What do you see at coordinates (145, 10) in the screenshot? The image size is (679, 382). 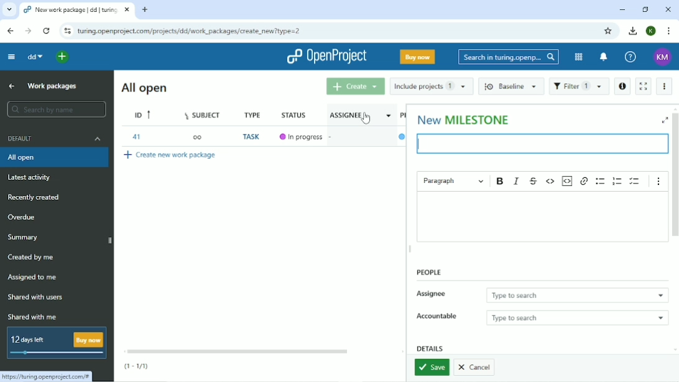 I see `New tab` at bounding box center [145, 10].